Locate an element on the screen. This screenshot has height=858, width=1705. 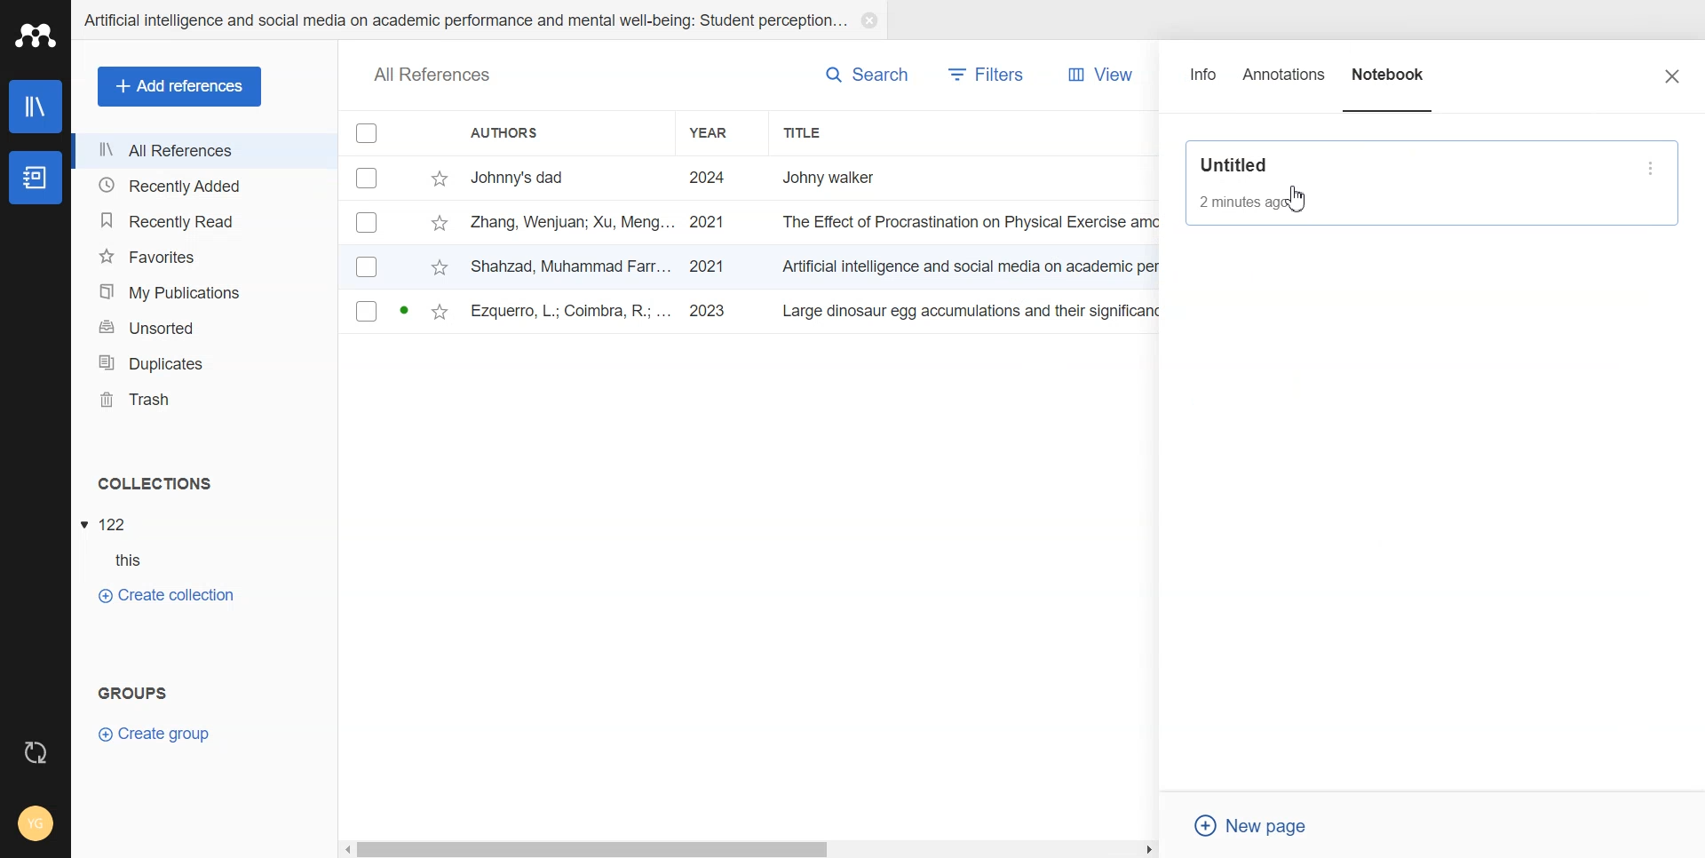
Checkbox is located at coordinates (369, 132).